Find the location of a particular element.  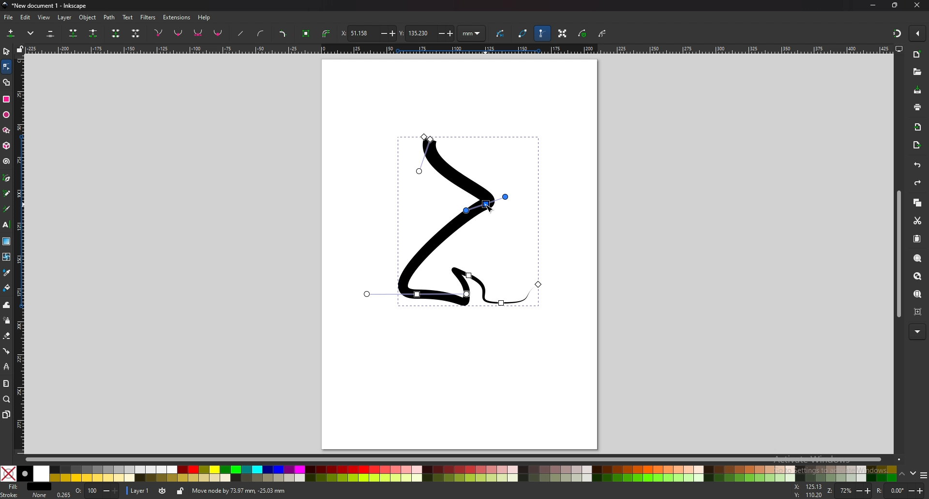

auto smooth is located at coordinates (218, 33).